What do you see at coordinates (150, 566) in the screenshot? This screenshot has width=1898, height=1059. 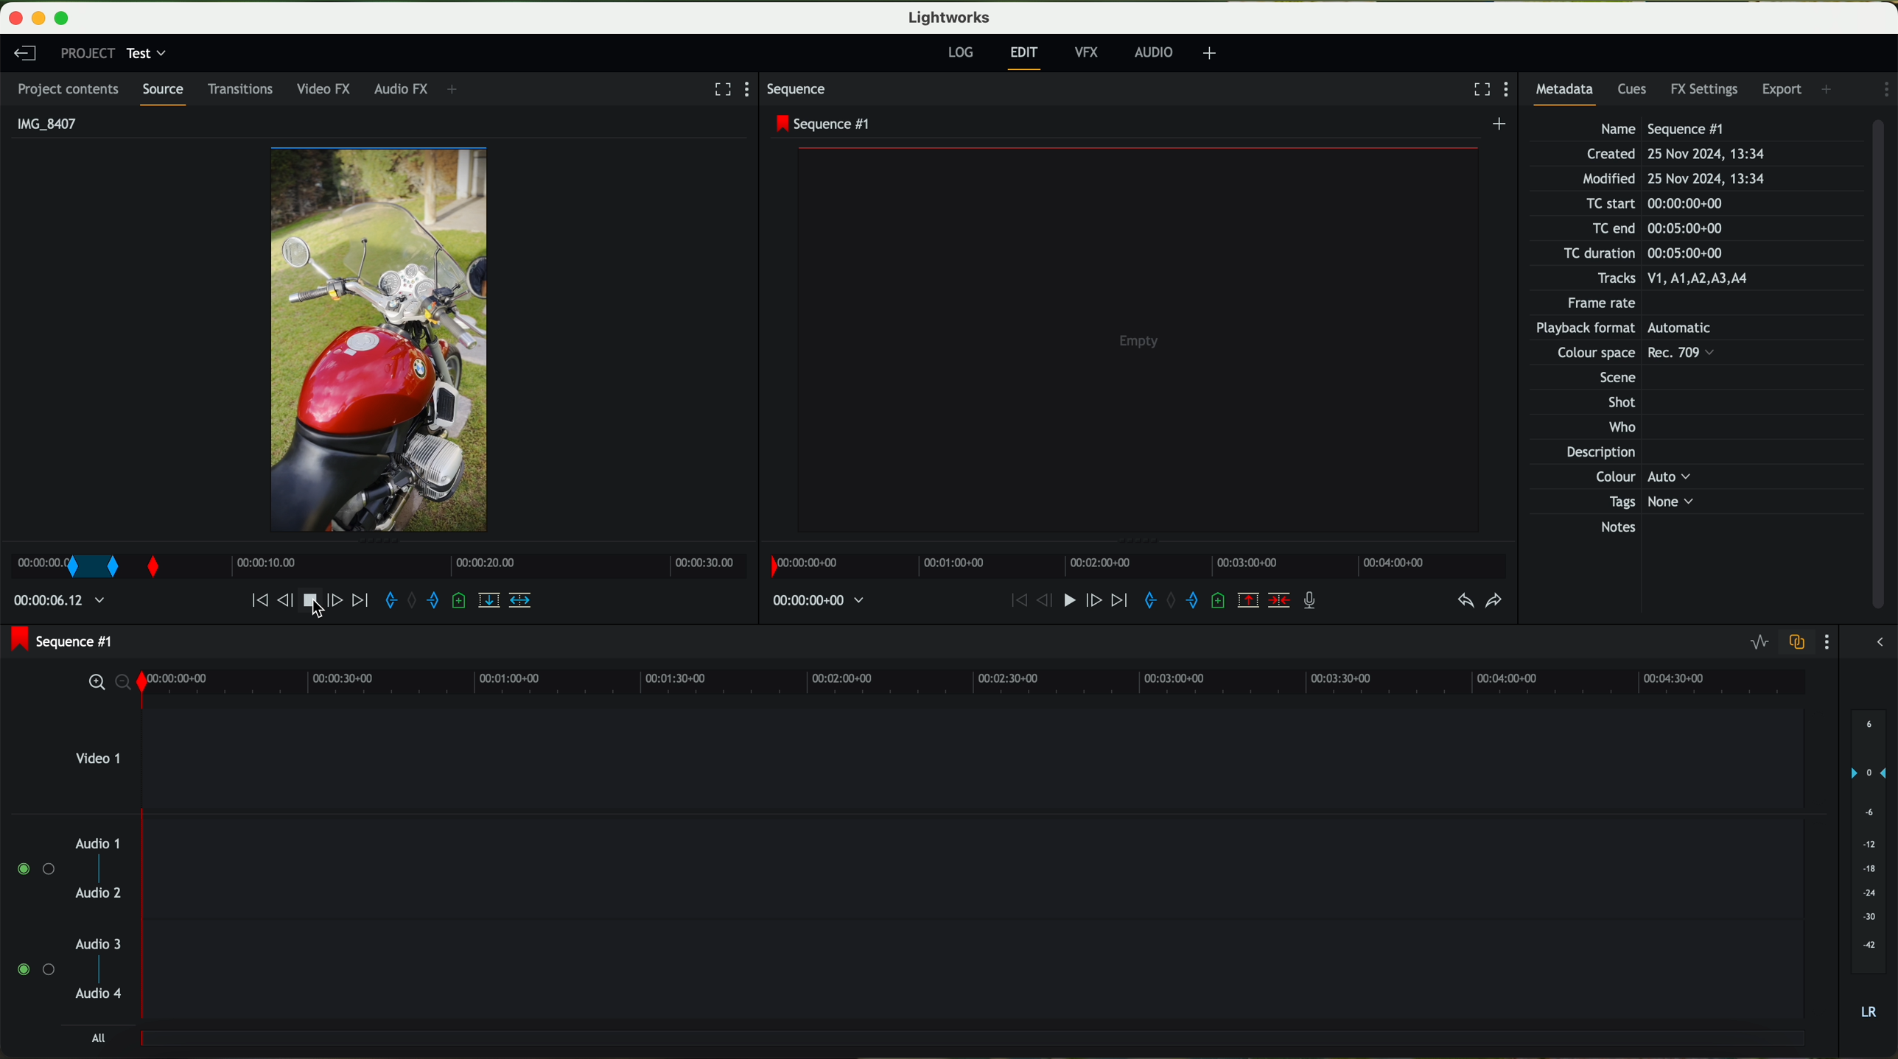 I see `transition` at bounding box center [150, 566].